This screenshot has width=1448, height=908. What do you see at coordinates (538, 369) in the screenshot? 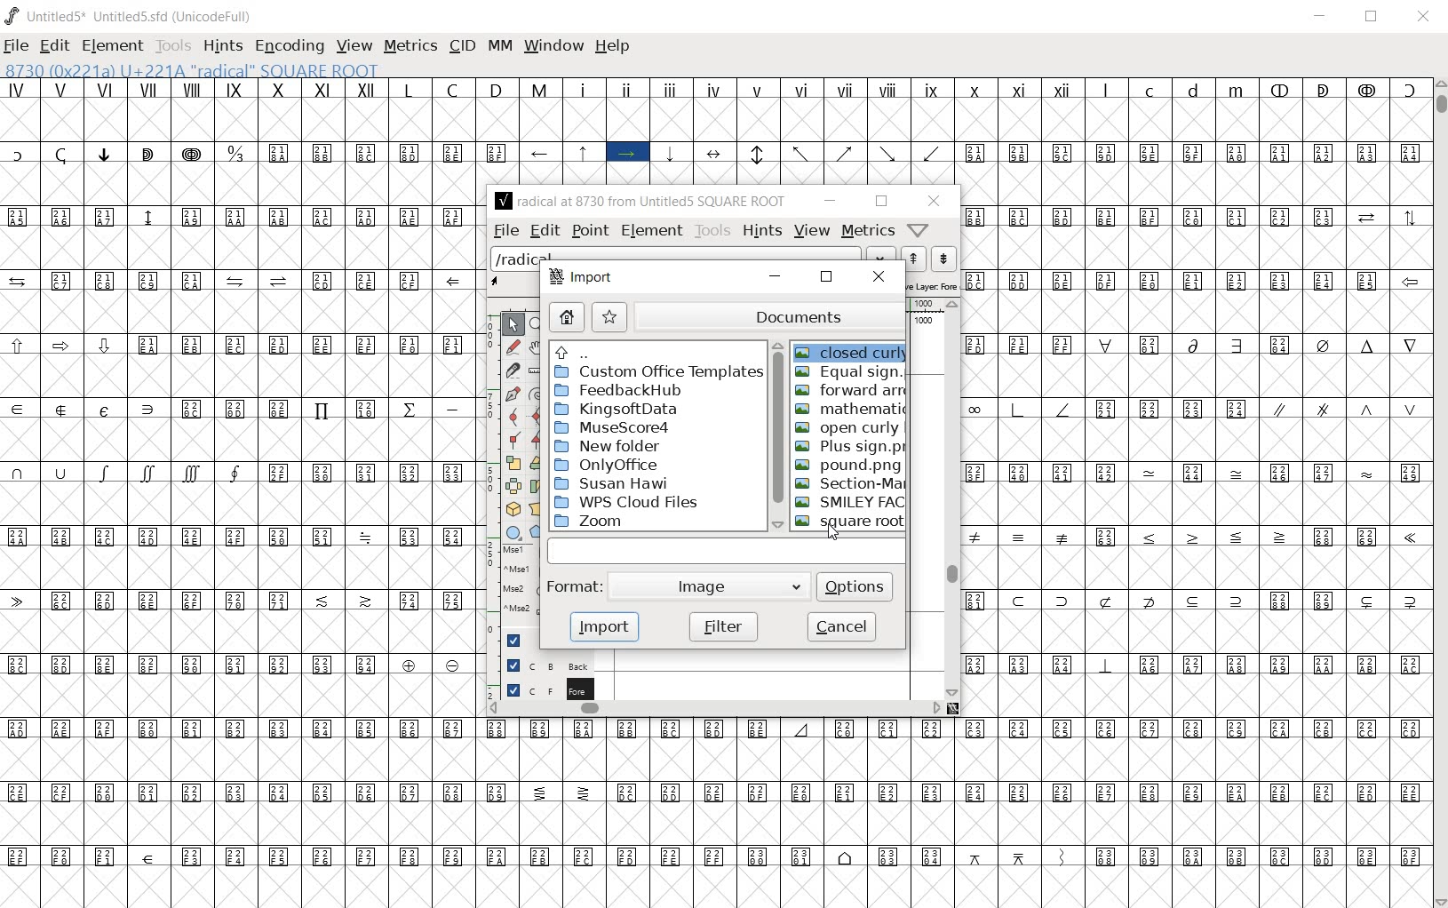
I see `measure a distance, angle between points` at bounding box center [538, 369].